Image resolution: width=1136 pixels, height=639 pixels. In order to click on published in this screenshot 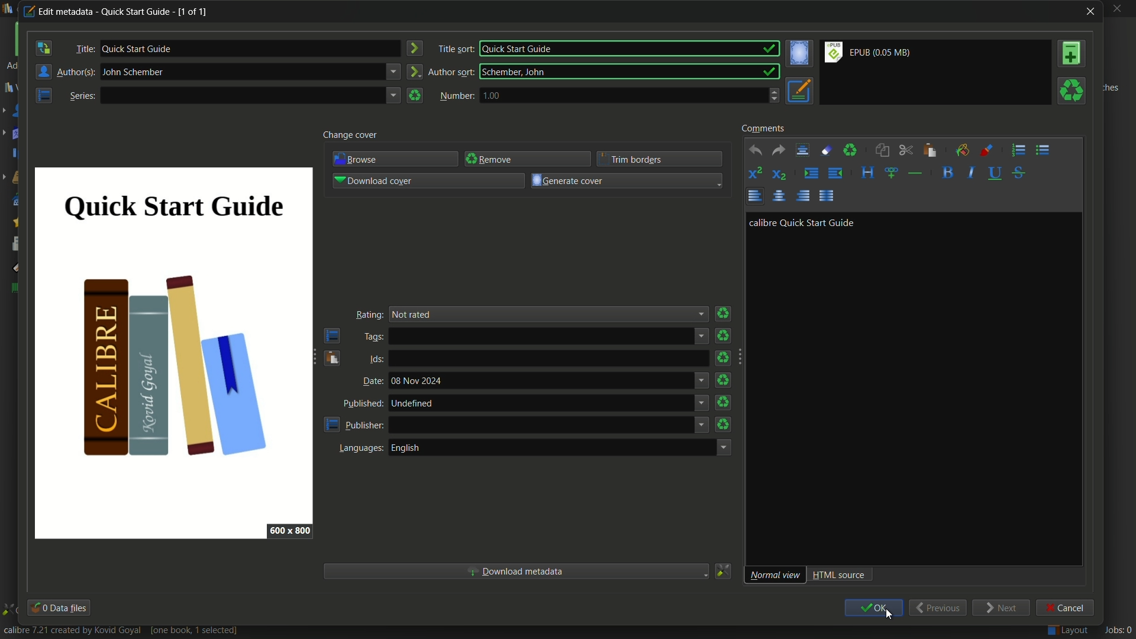, I will do `click(364, 404)`.